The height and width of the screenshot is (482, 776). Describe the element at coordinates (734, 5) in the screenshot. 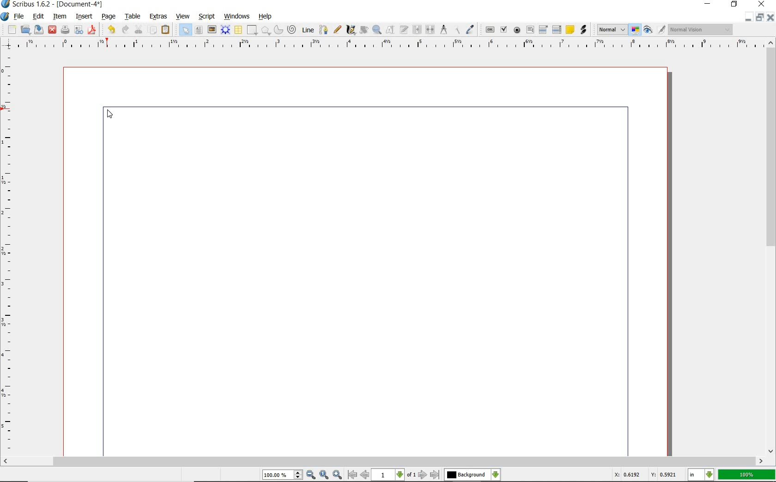

I see `restore` at that location.